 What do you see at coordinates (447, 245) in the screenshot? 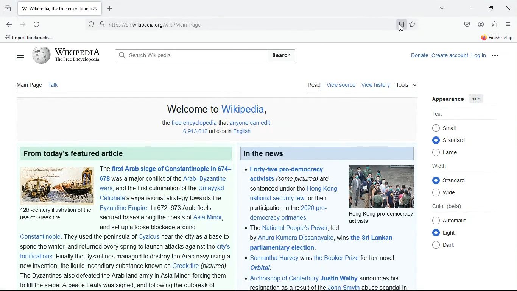
I see `dark` at bounding box center [447, 245].